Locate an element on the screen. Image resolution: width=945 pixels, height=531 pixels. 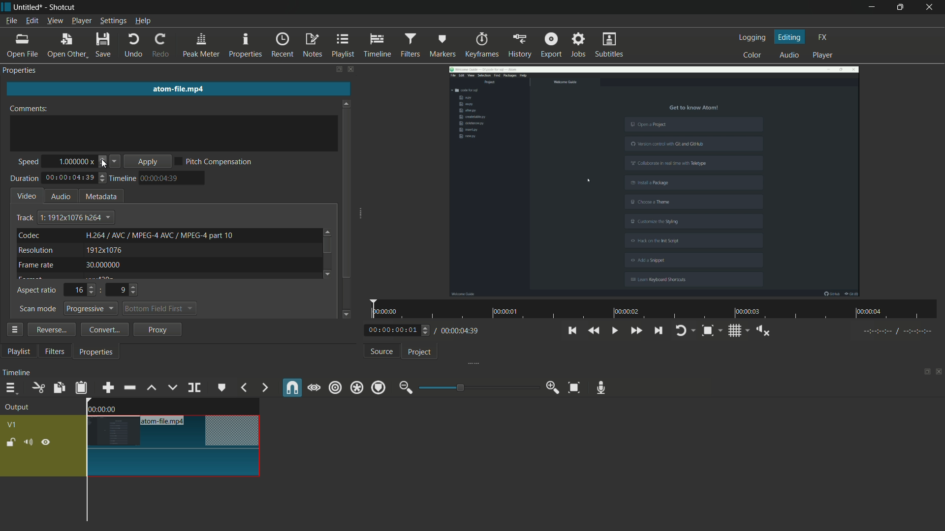
history is located at coordinates (520, 45).